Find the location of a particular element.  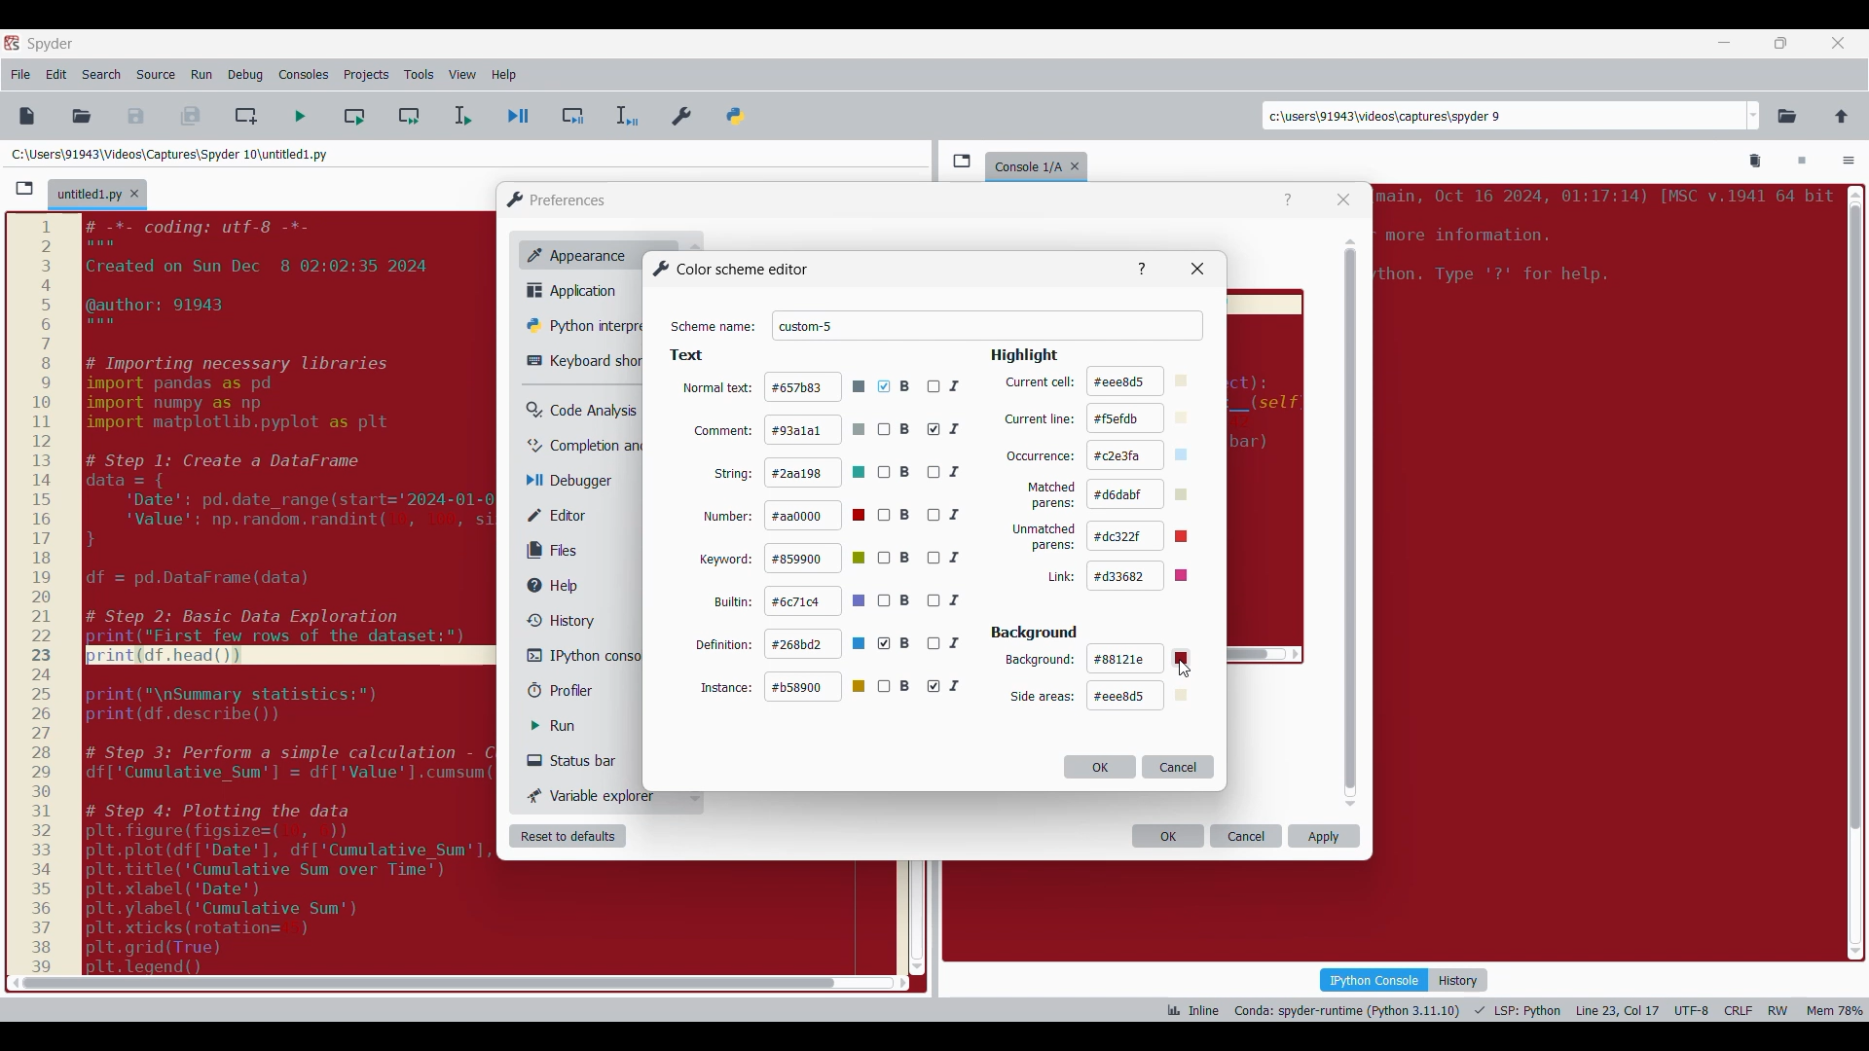

#859900 is located at coordinates (818, 558).